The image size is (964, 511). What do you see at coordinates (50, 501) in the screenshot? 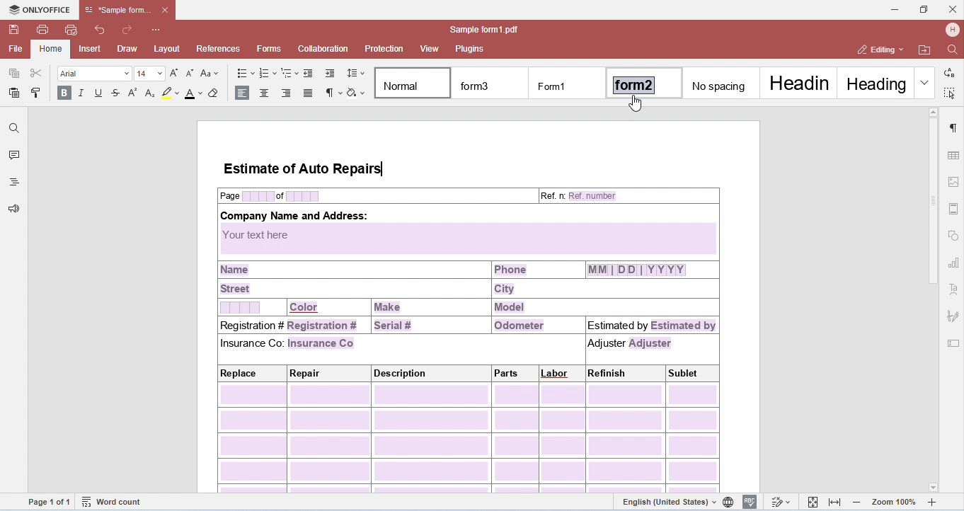
I see `page 1 of 1` at bounding box center [50, 501].